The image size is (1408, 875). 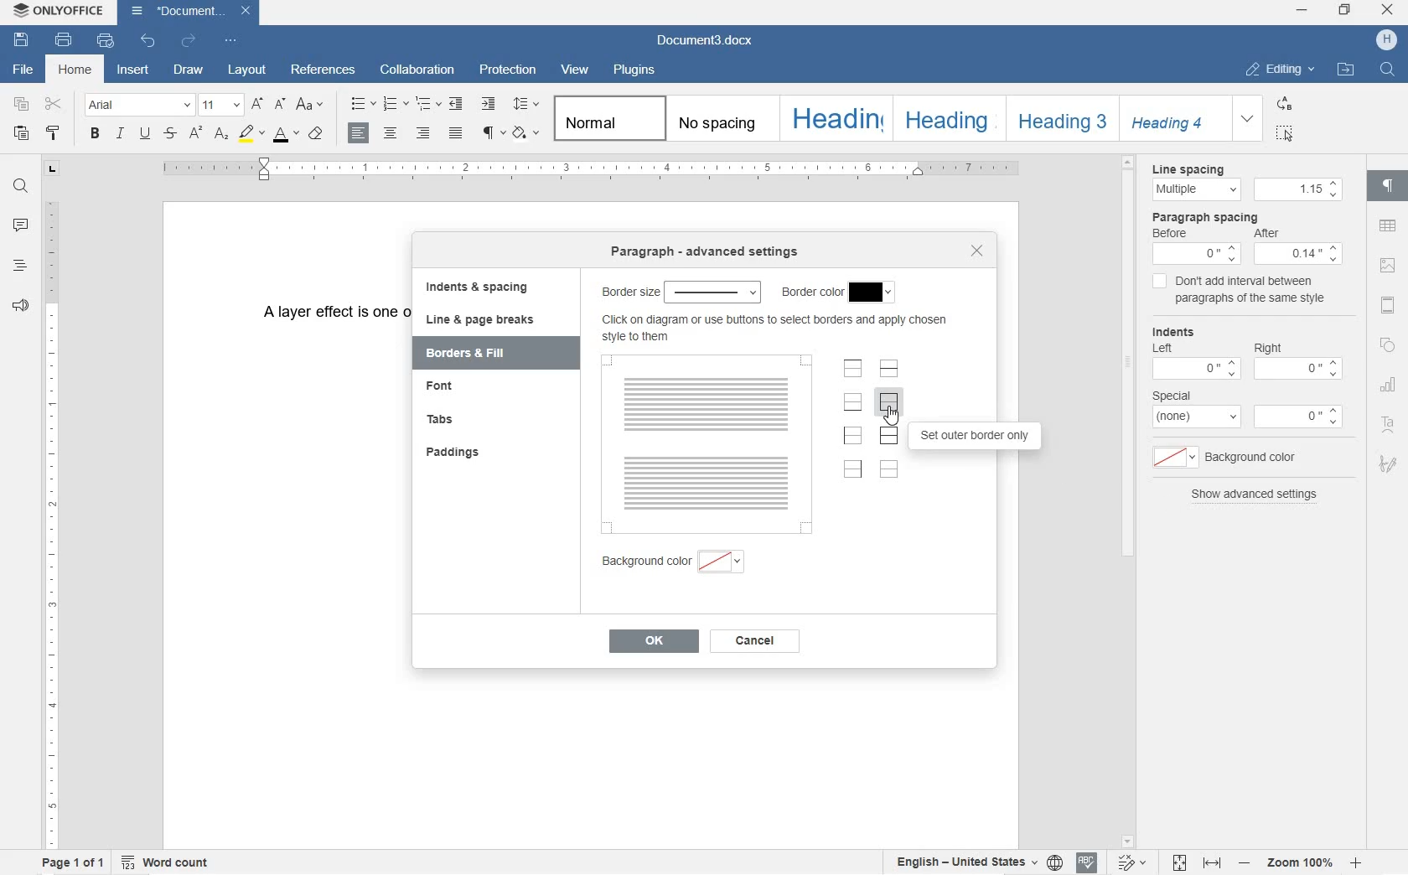 I want to click on STRIKETHROUGH, so click(x=169, y=132).